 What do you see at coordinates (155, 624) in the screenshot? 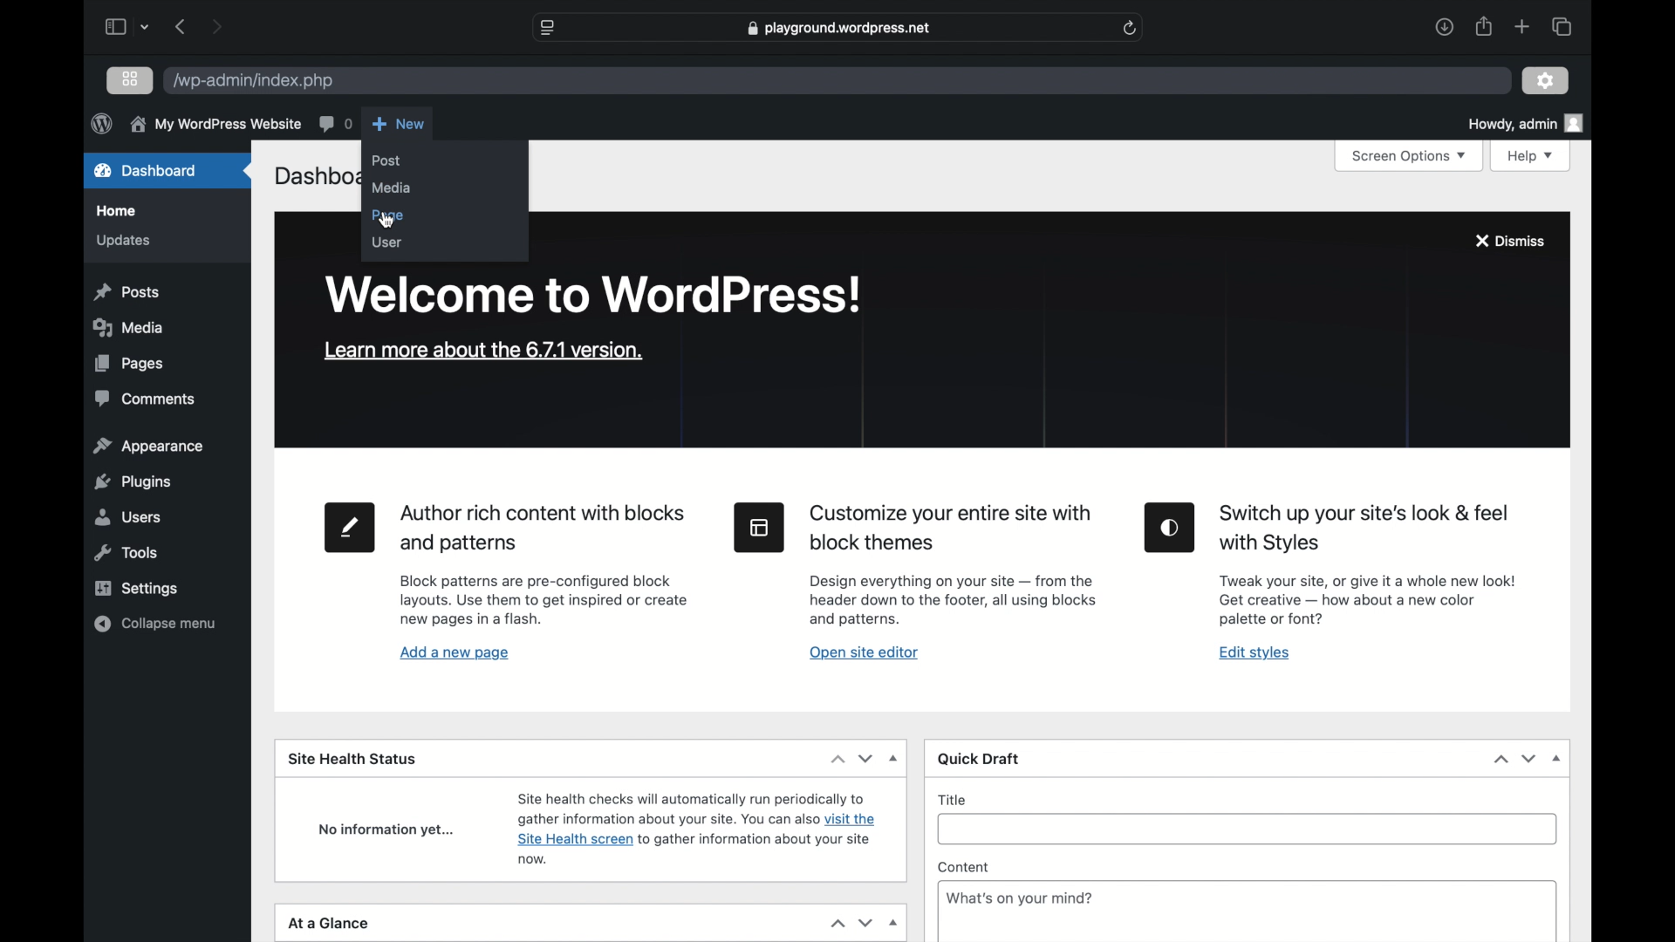
I see `collapse menu` at bounding box center [155, 624].